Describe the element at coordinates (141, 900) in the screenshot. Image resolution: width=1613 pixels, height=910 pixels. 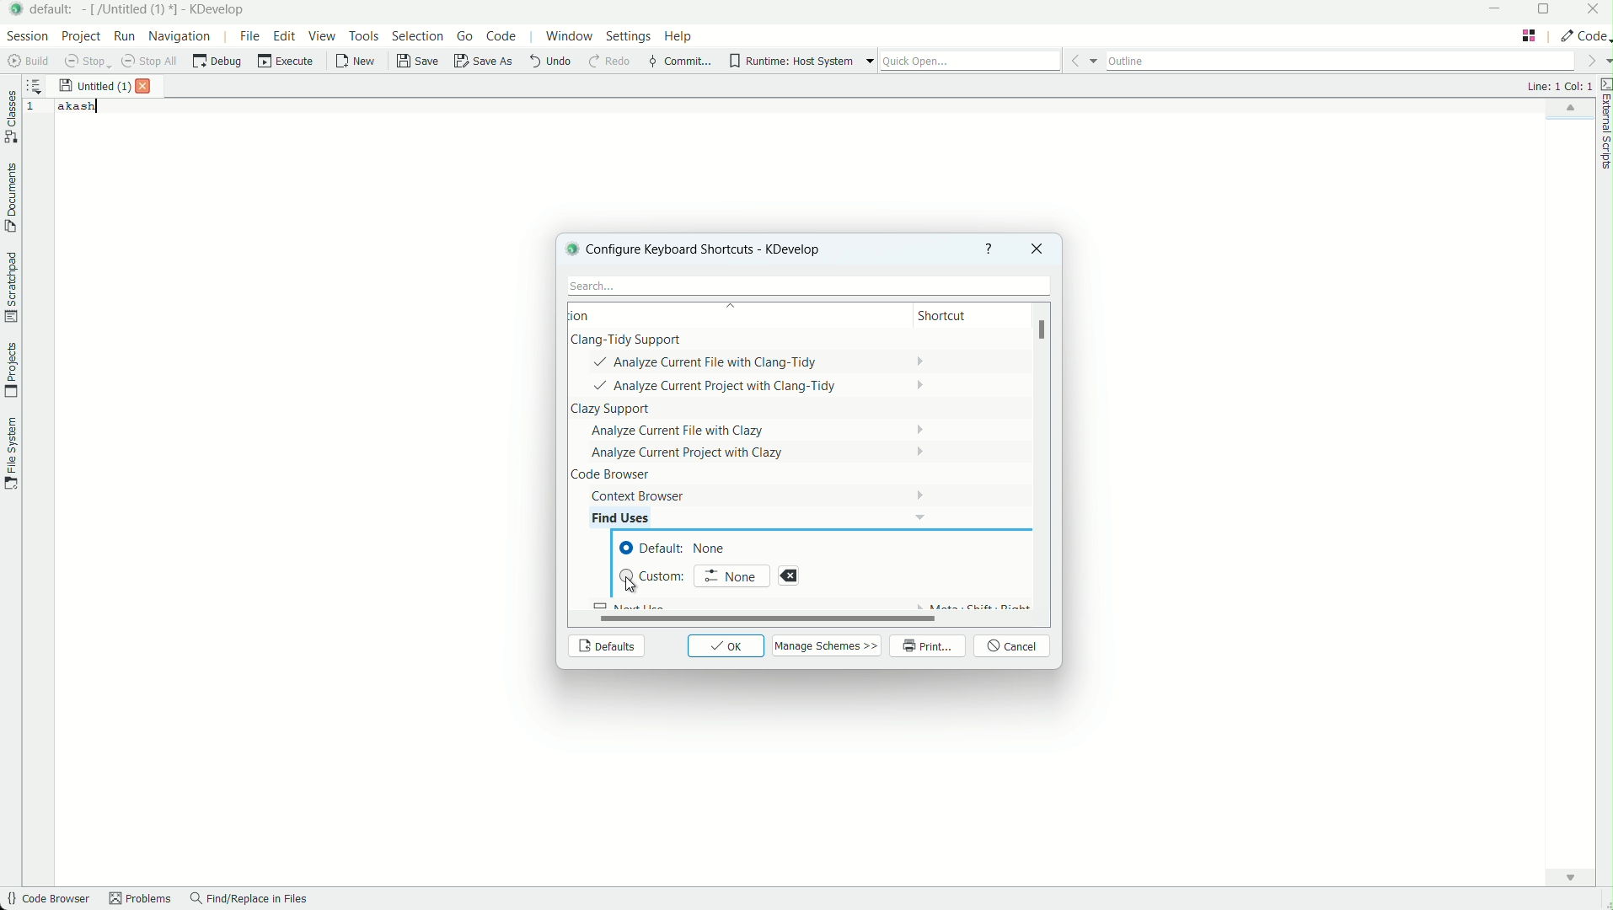
I see `problems` at that location.